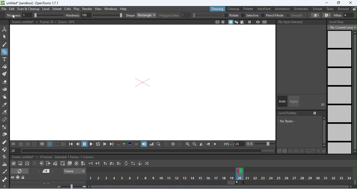  Describe the element at coordinates (233, 9) in the screenshot. I see `clean up` at that location.